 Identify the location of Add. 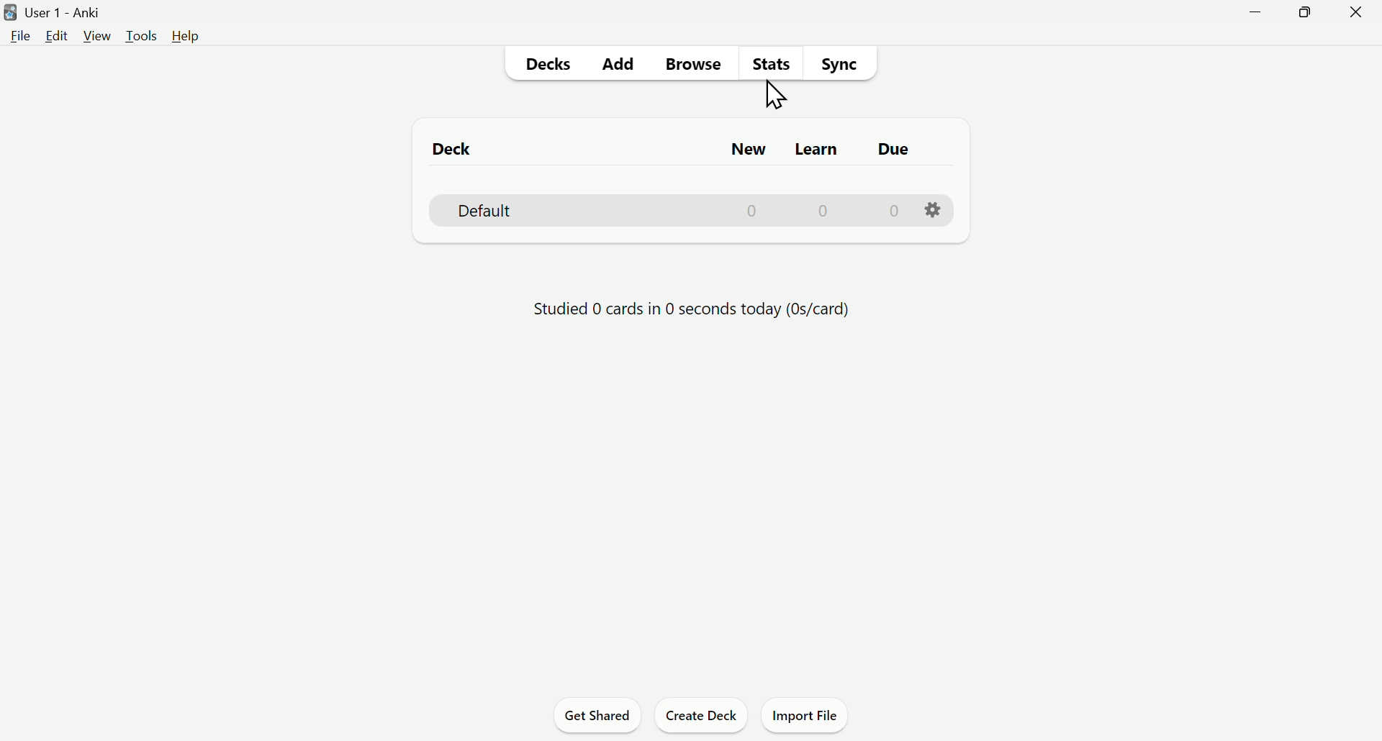
(614, 63).